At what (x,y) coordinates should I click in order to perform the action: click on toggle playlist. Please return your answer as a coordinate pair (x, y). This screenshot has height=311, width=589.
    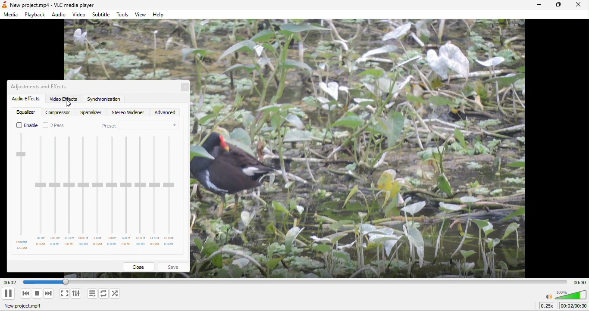
    Looking at the image, I should click on (93, 293).